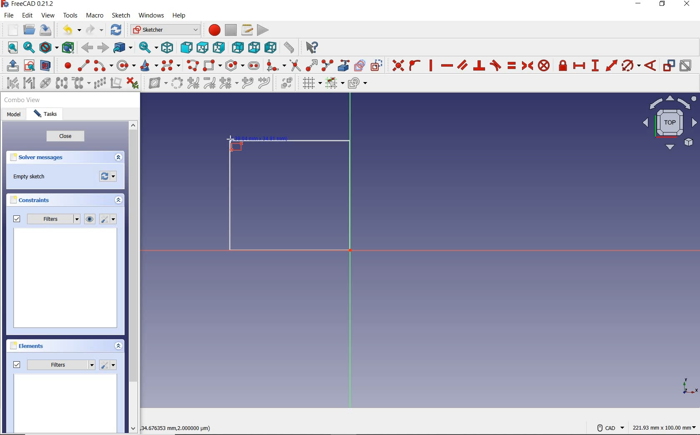 The image size is (700, 435). What do you see at coordinates (397, 66) in the screenshot?
I see `constrain coincident` at bounding box center [397, 66].